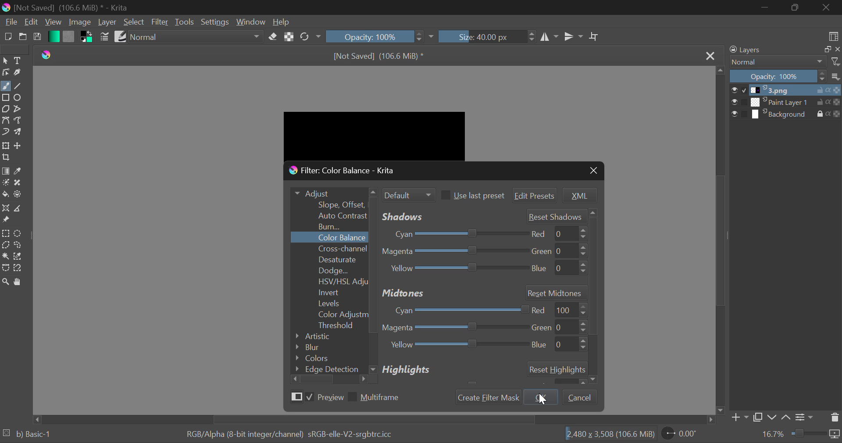 The image size is (842, 443). Describe the element at coordinates (53, 23) in the screenshot. I see `View` at that location.